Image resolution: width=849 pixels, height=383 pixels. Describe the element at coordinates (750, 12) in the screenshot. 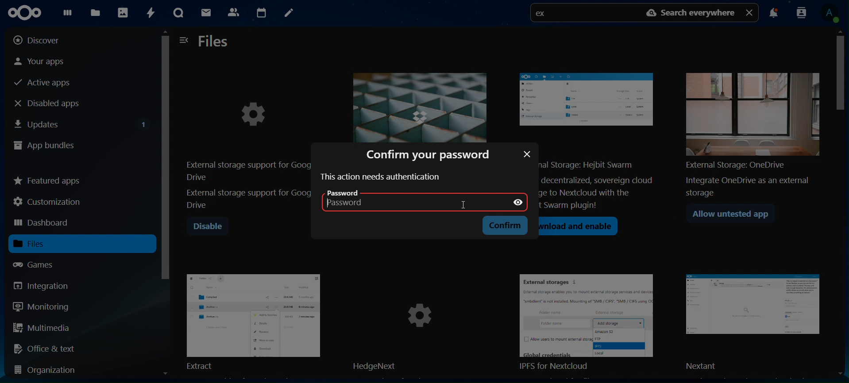

I see `close` at that location.